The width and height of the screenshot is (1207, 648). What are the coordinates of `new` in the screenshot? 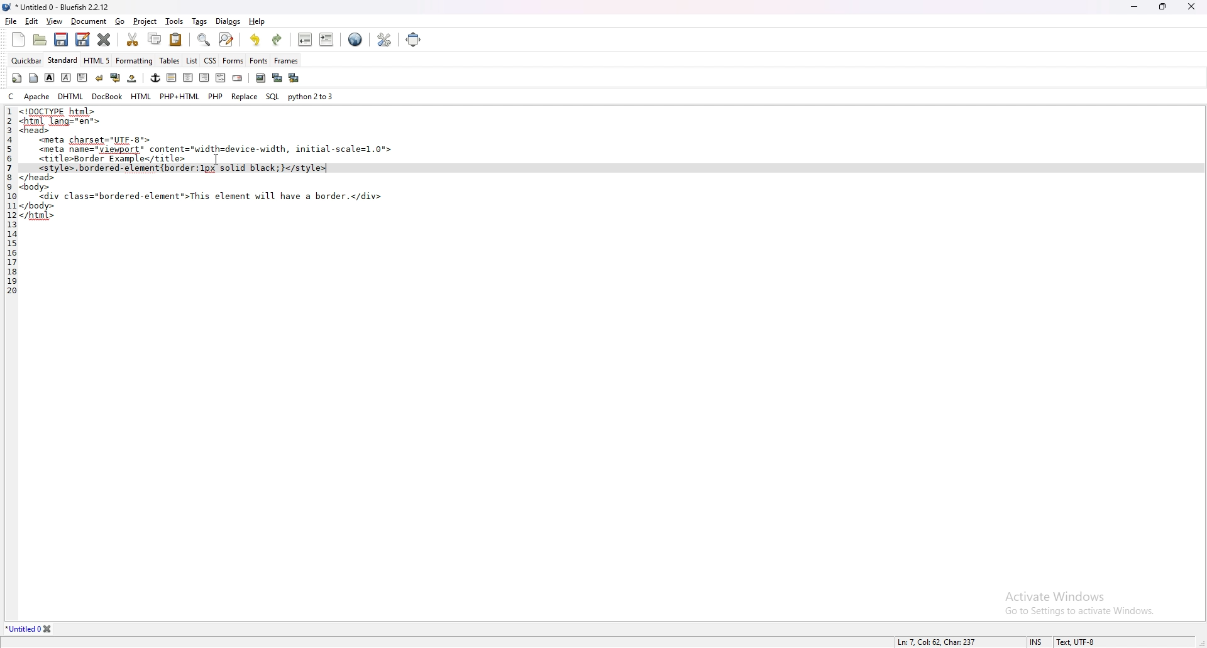 It's located at (18, 40).